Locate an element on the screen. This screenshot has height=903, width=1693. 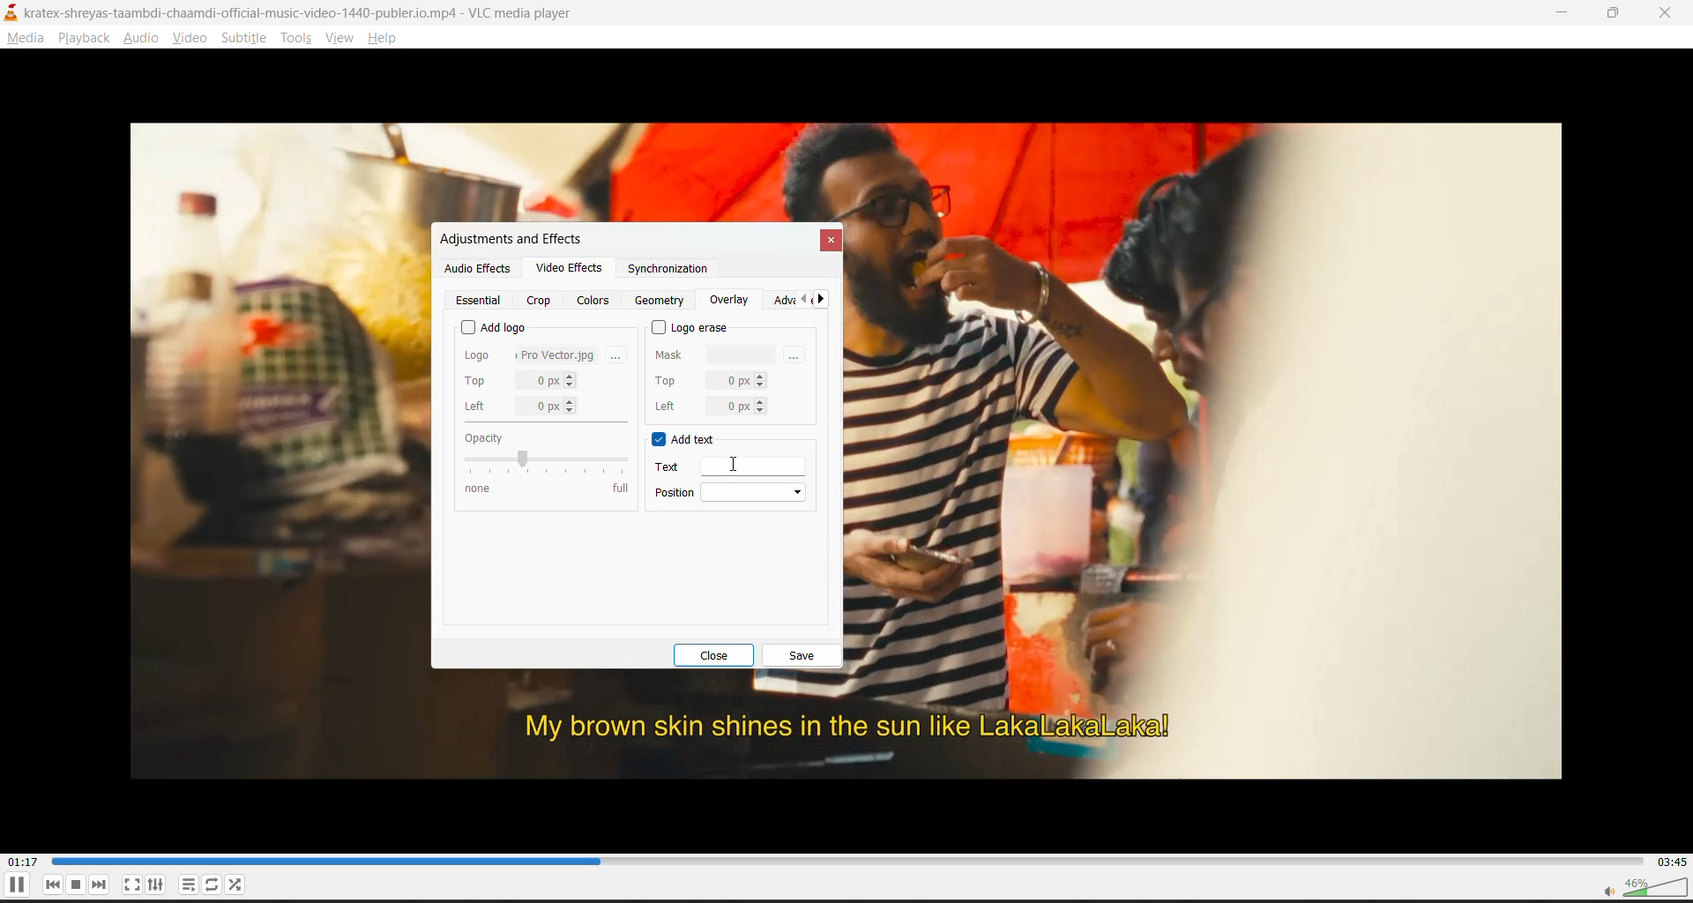
loop is located at coordinates (210, 885).